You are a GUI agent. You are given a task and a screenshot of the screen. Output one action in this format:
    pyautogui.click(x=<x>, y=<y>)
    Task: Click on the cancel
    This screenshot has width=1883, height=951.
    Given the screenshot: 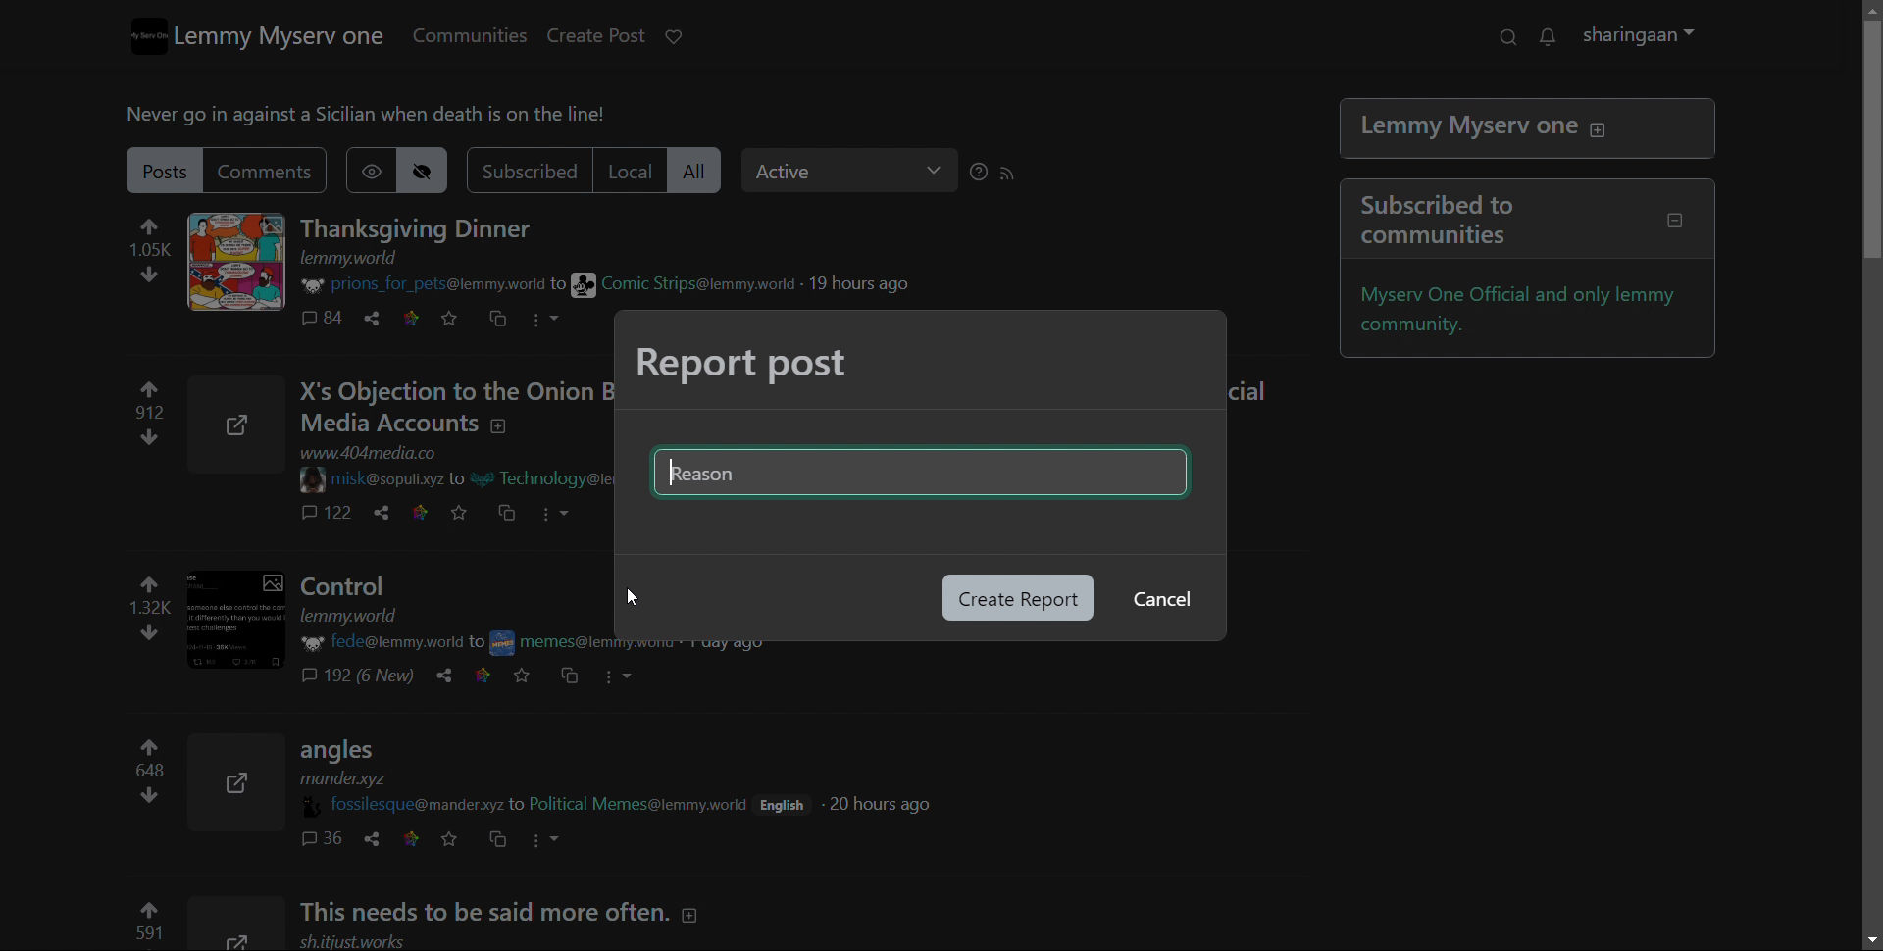 What is the action you would take?
    pyautogui.click(x=1159, y=600)
    